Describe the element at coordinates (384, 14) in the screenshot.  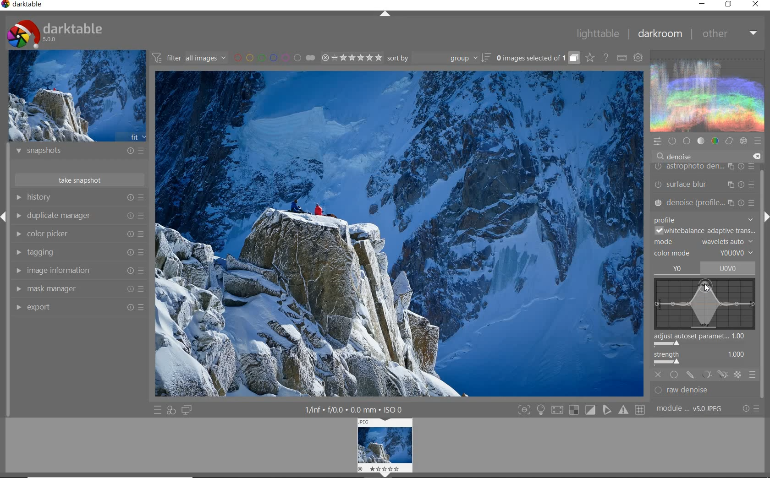
I see `expand/collapse` at that location.